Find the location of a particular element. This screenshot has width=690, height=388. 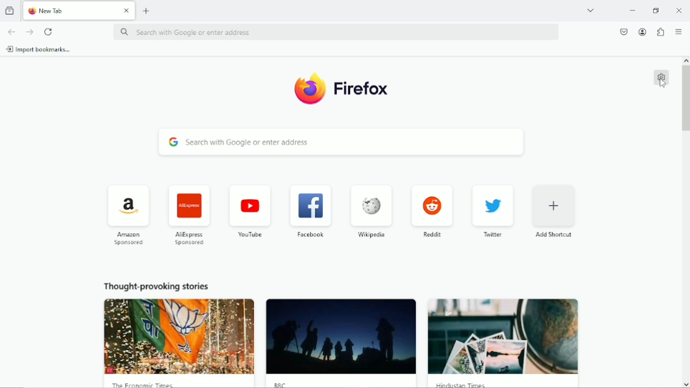

Logo is located at coordinates (308, 88).